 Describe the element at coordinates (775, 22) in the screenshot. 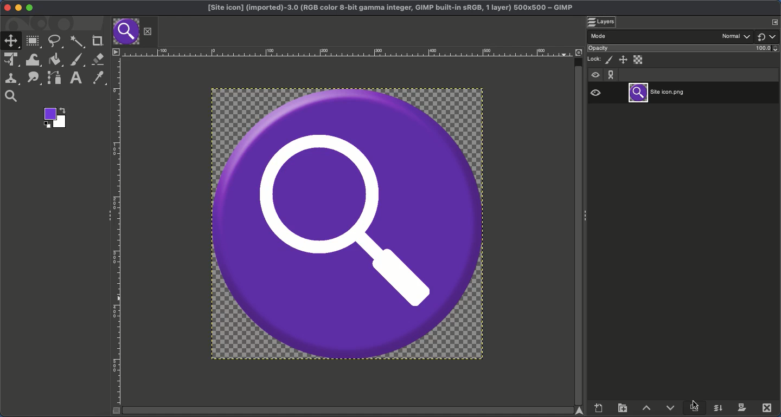

I see `Menu` at that location.